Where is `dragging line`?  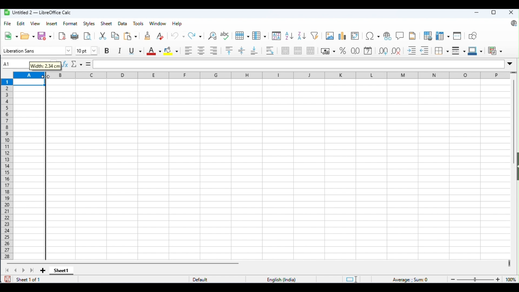
dragging line is located at coordinates (46, 166).